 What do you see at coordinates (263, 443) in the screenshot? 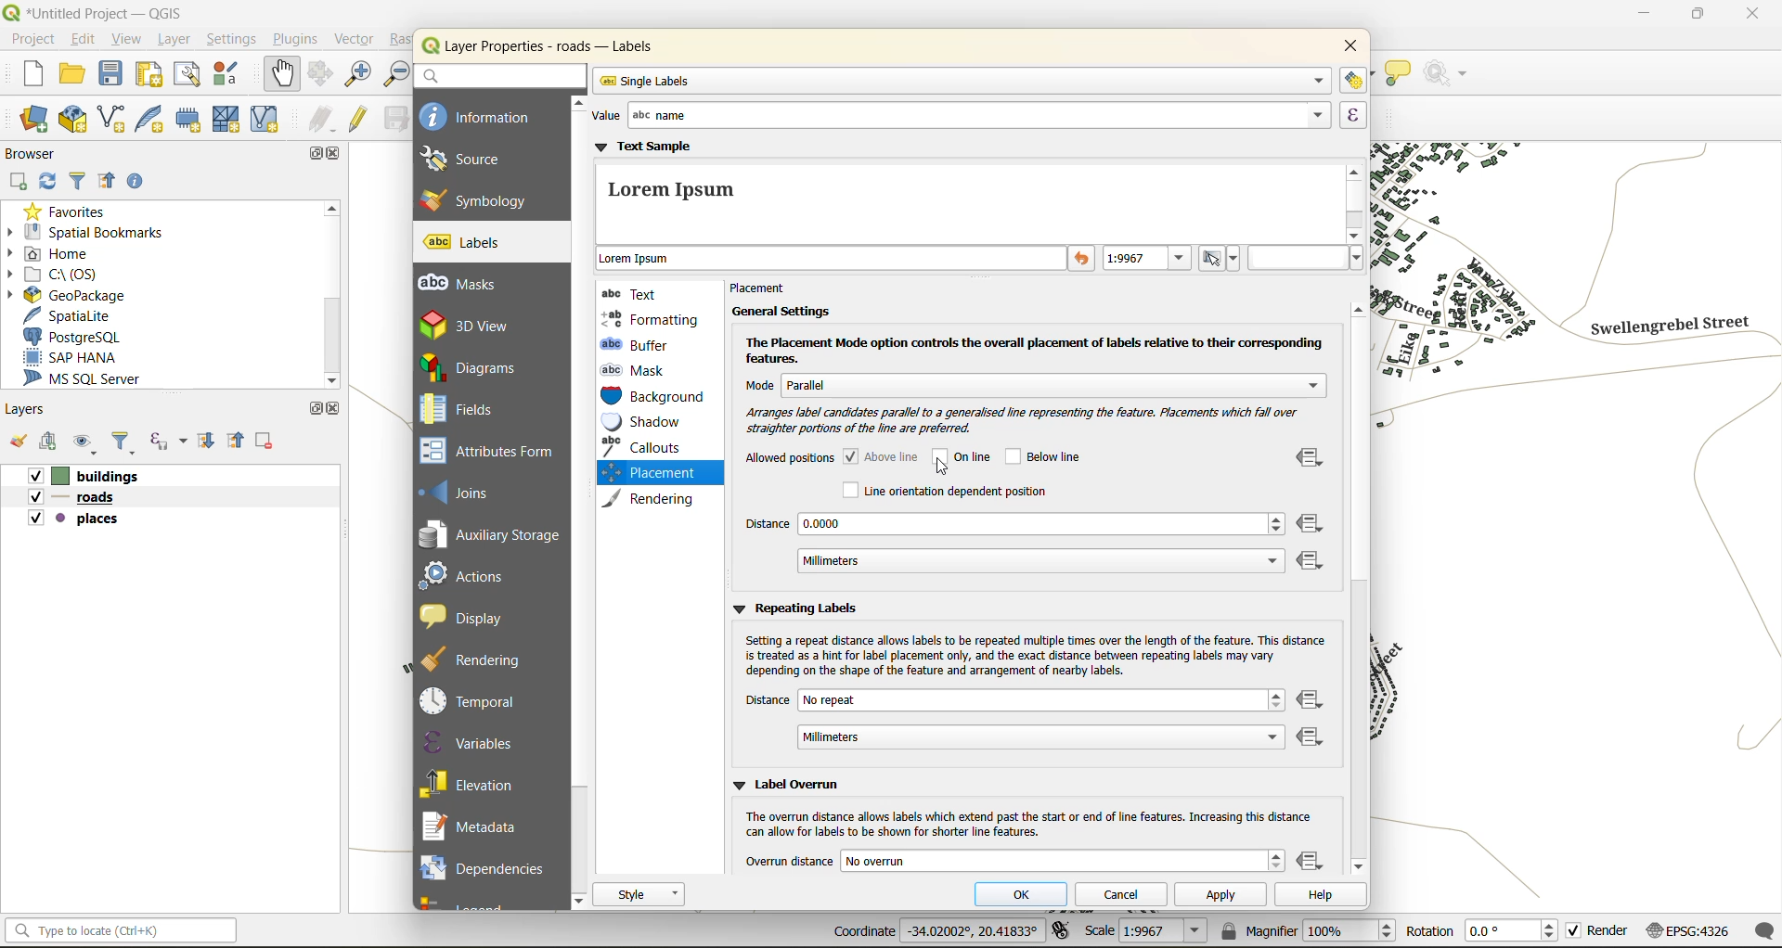
I see `remove` at bounding box center [263, 443].